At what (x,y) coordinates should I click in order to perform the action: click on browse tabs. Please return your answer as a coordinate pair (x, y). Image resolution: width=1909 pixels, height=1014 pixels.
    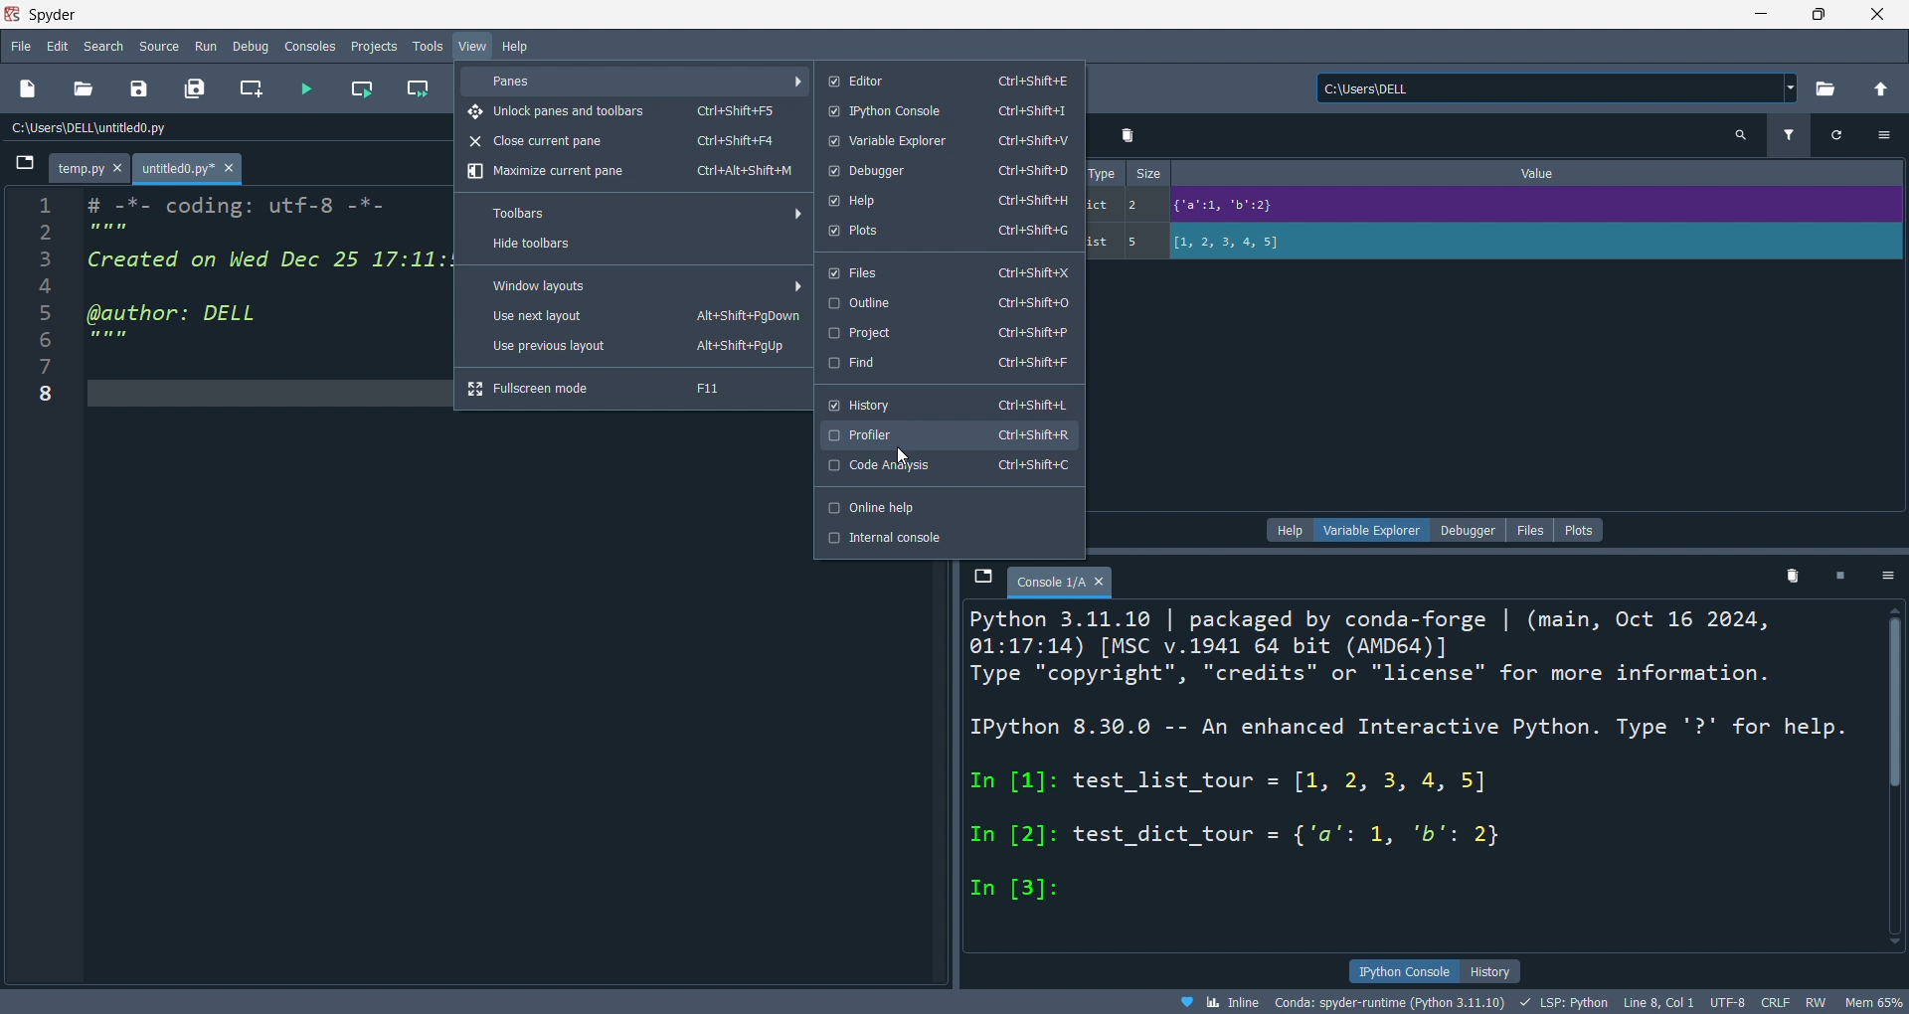
    Looking at the image, I should click on (26, 167).